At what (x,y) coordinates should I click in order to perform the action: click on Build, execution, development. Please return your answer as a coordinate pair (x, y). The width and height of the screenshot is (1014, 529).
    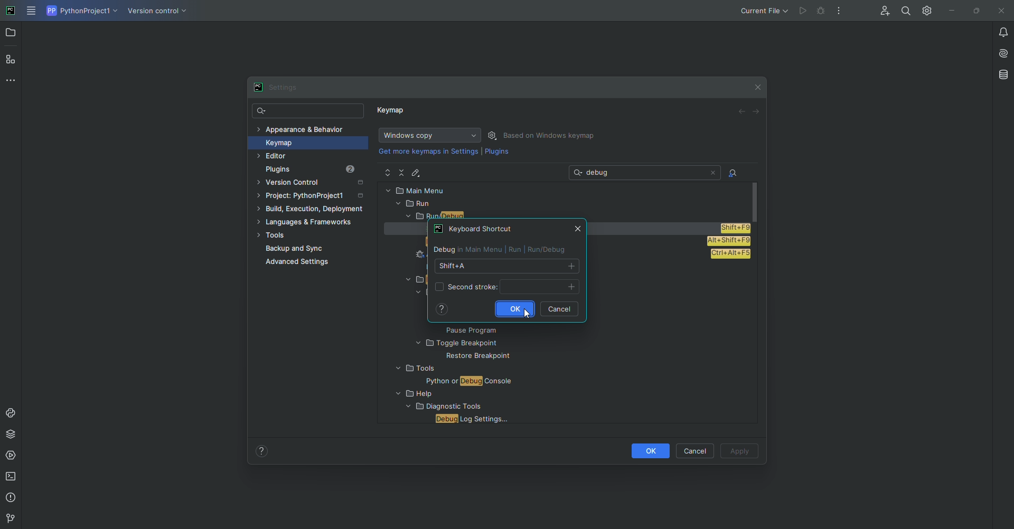
    Looking at the image, I should click on (313, 211).